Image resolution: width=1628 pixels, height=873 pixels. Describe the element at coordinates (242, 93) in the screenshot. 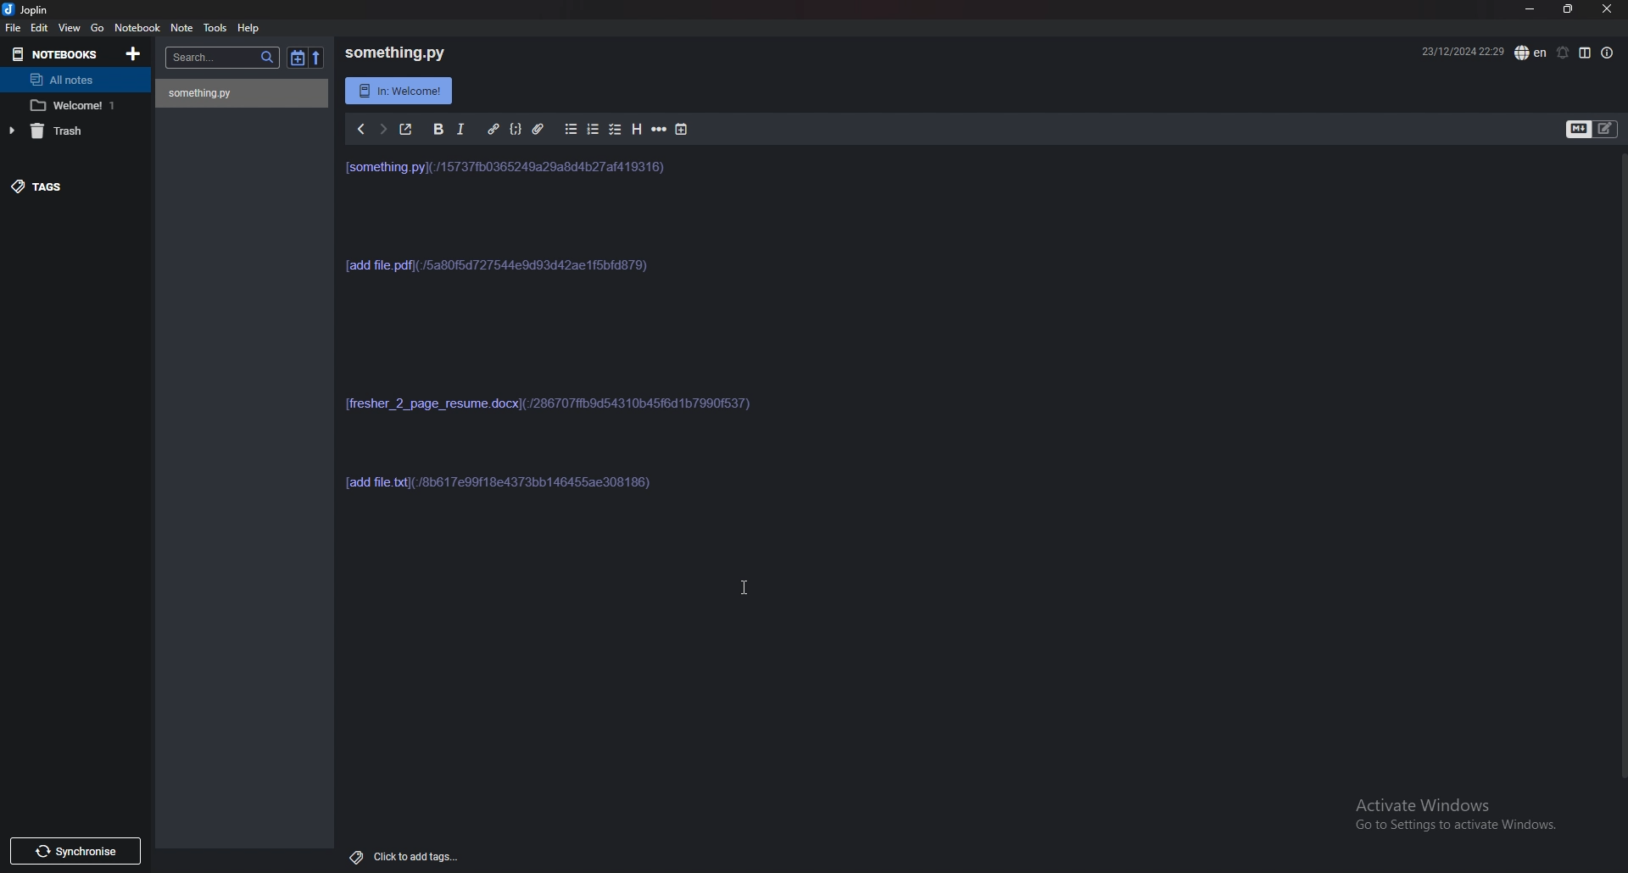

I see `something.py` at that location.